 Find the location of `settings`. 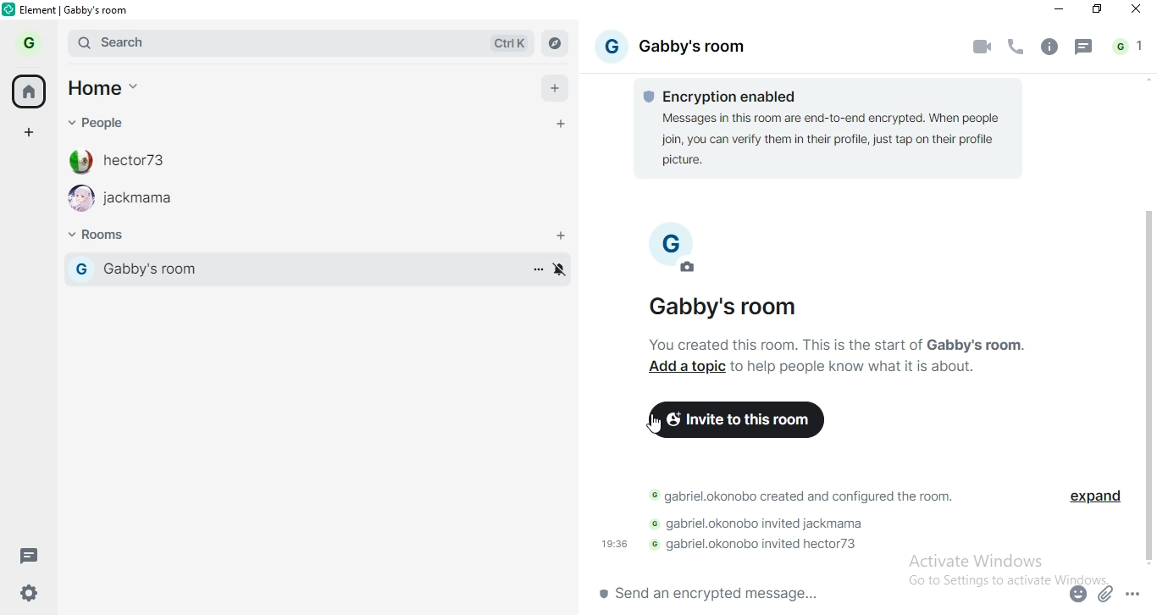

settings is located at coordinates (29, 594).